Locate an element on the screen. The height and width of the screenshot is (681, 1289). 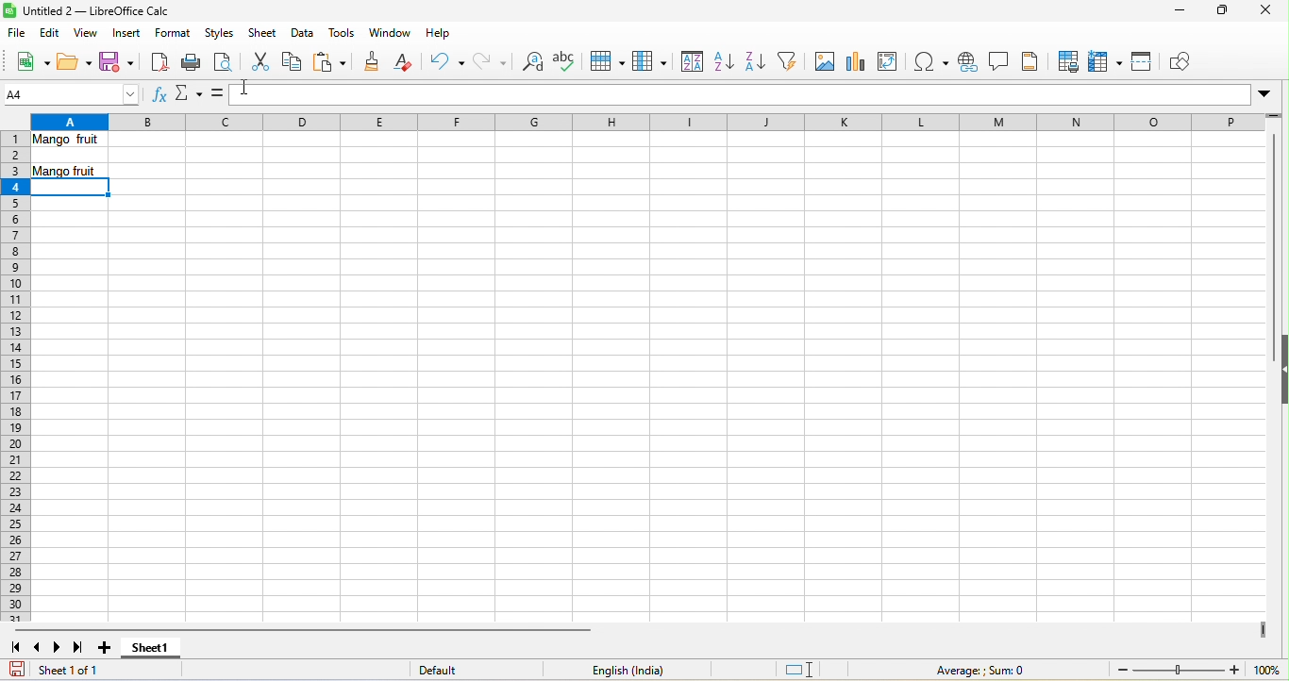
zoom is located at coordinates (1198, 671).